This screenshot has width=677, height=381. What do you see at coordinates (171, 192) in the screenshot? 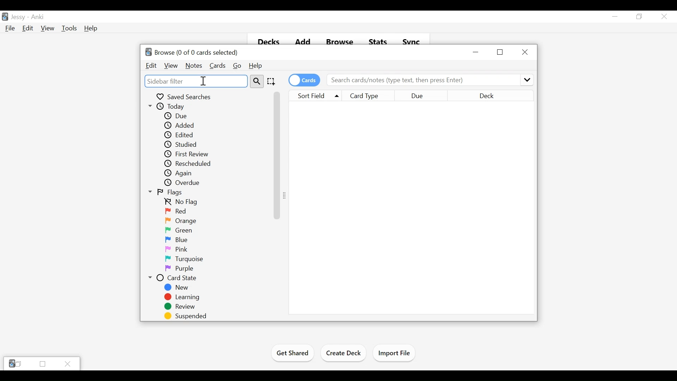
I see `Flags` at bounding box center [171, 192].